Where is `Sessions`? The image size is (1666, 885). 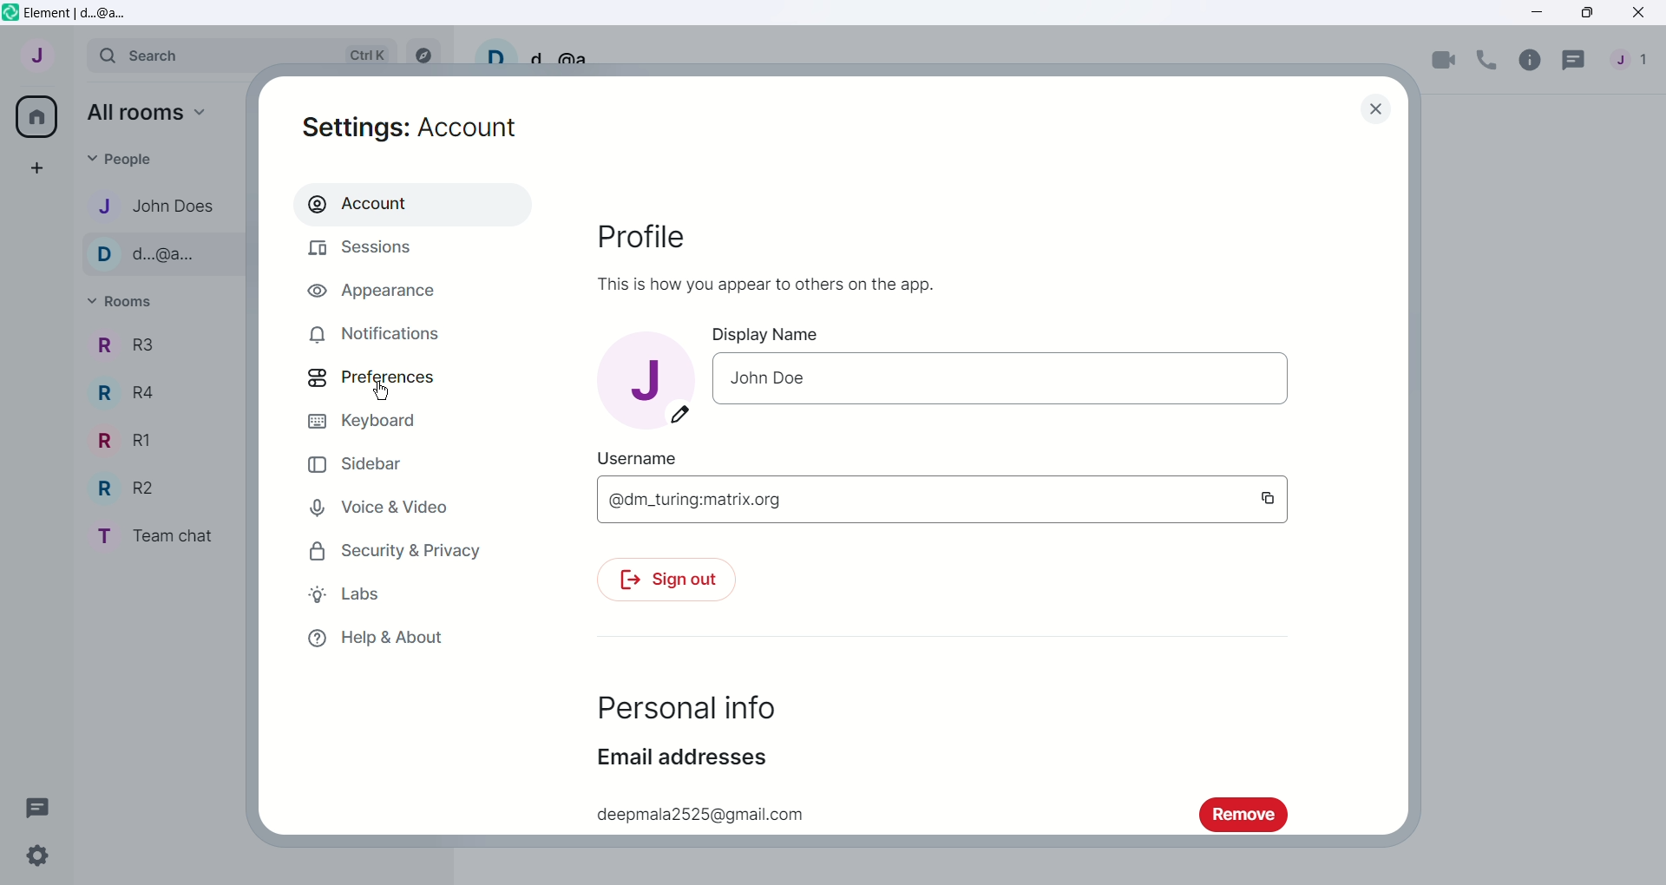
Sessions is located at coordinates (407, 249).